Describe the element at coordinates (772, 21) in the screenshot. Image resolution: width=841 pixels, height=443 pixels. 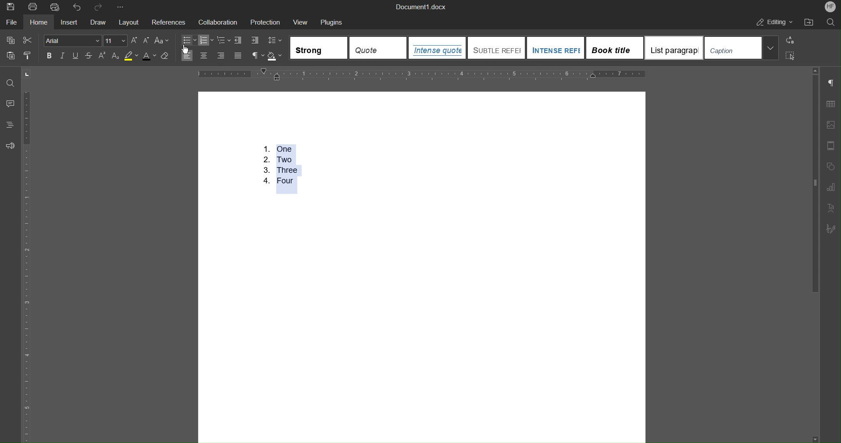
I see `Editing` at that location.